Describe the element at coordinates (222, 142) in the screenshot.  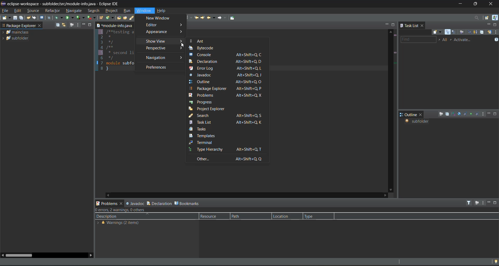
I see `terminal` at that location.